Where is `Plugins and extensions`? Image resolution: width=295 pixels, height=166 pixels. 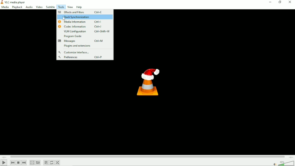
Plugins and extensions is located at coordinates (76, 46).